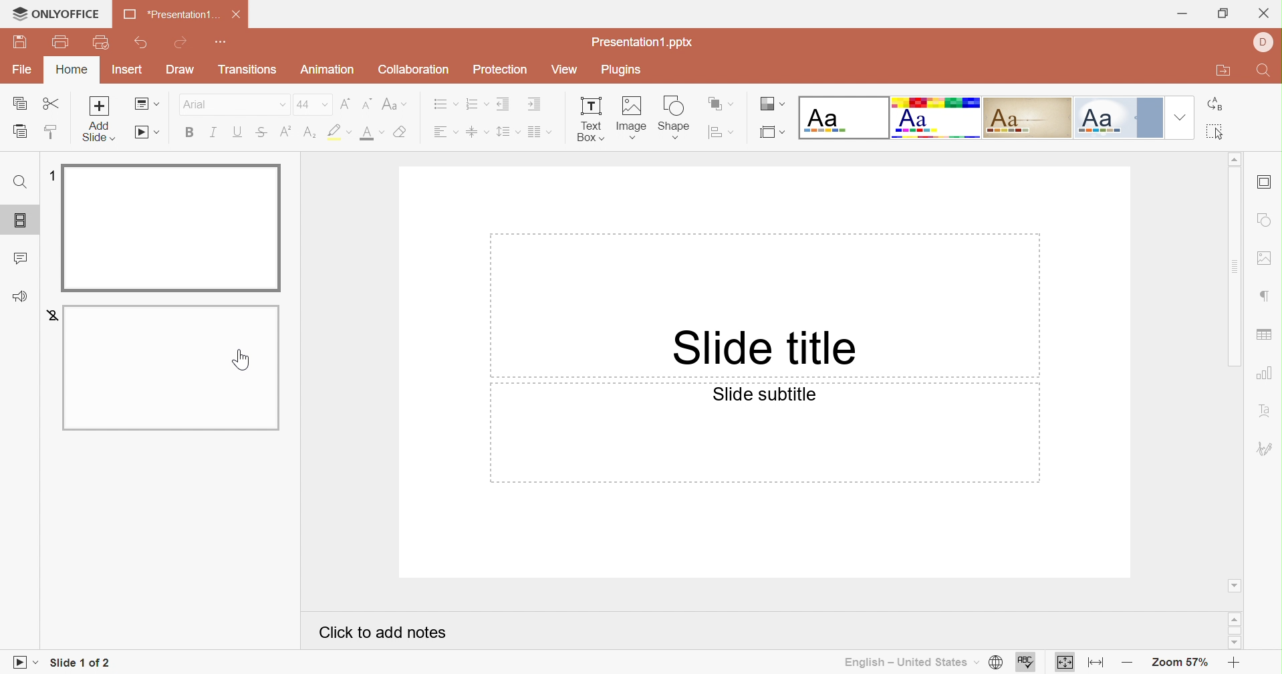 This screenshot has height=674, width=1282. What do you see at coordinates (1265, 11) in the screenshot?
I see `Close` at bounding box center [1265, 11].